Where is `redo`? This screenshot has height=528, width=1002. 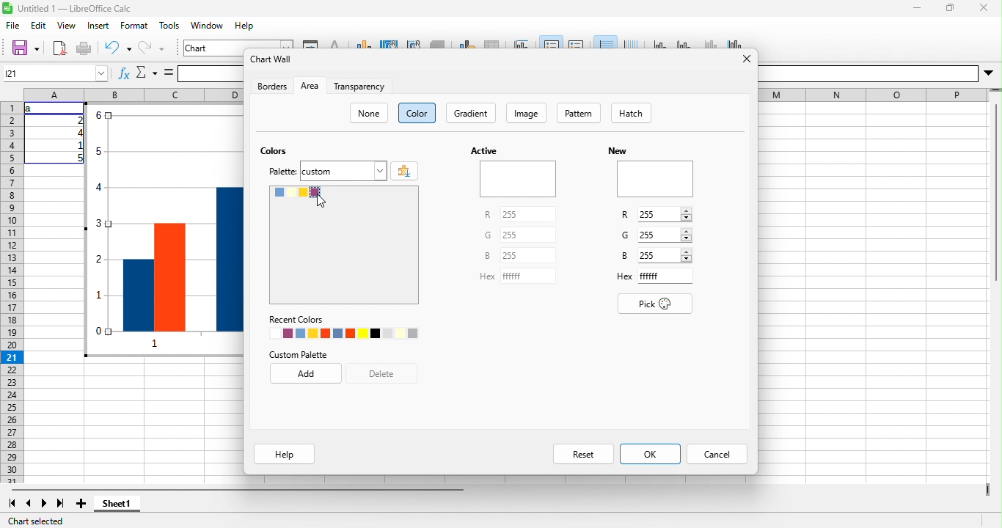
redo is located at coordinates (151, 48).